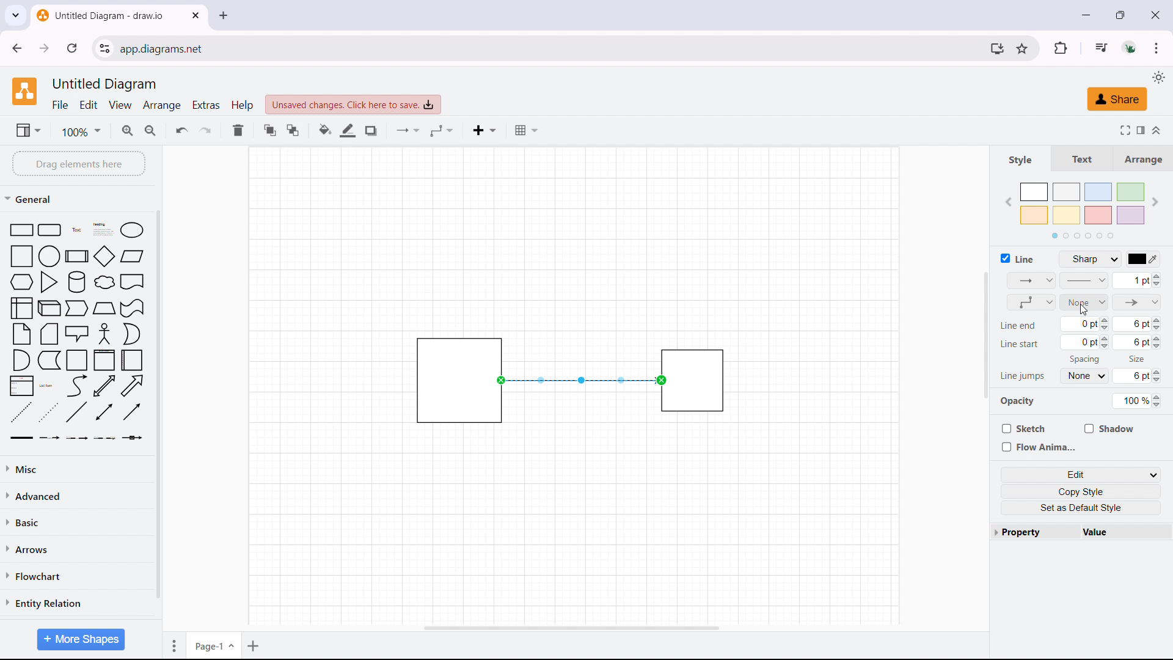  I want to click on Size, so click(1135, 358).